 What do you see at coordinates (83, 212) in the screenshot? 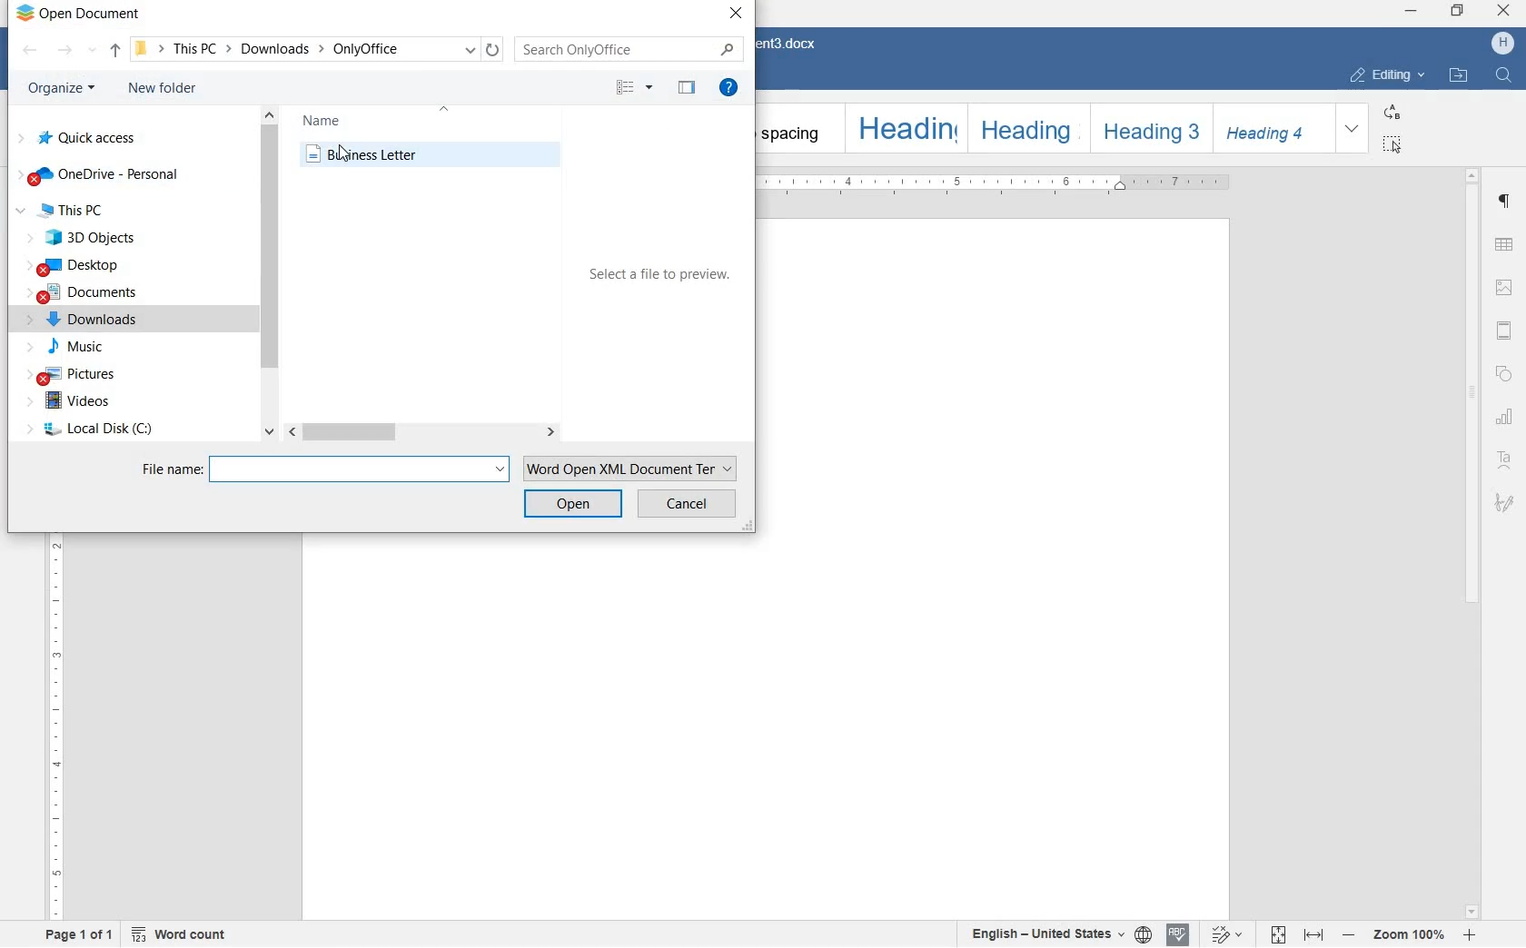
I see `this pc` at bounding box center [83, 212].